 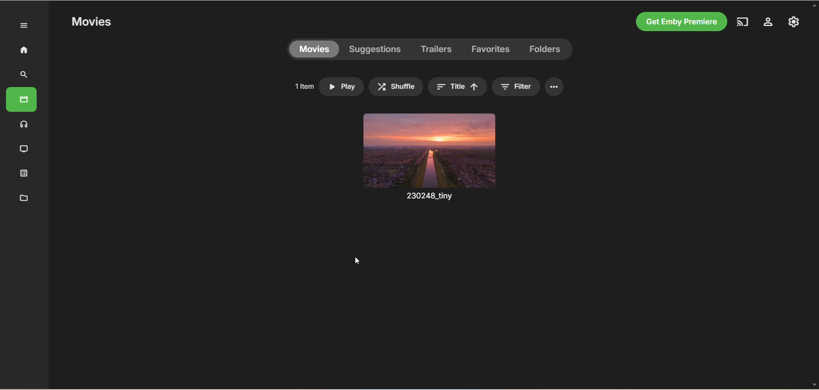 What do you see at coordinates (492, 52) in the screenshot?
I see `favorites` at bounding box center [492, 52].